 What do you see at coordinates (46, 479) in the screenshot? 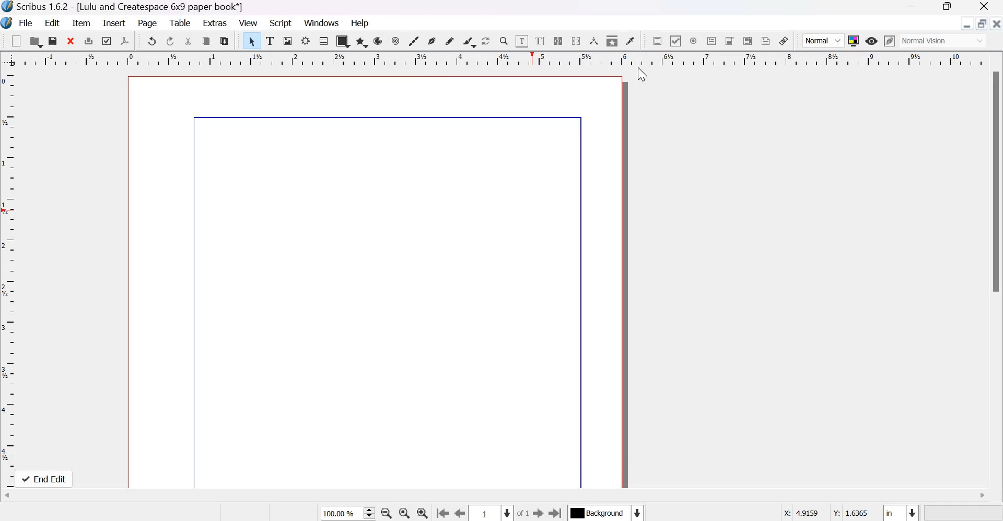
I see `end edit` at bounding box center [46, 479].